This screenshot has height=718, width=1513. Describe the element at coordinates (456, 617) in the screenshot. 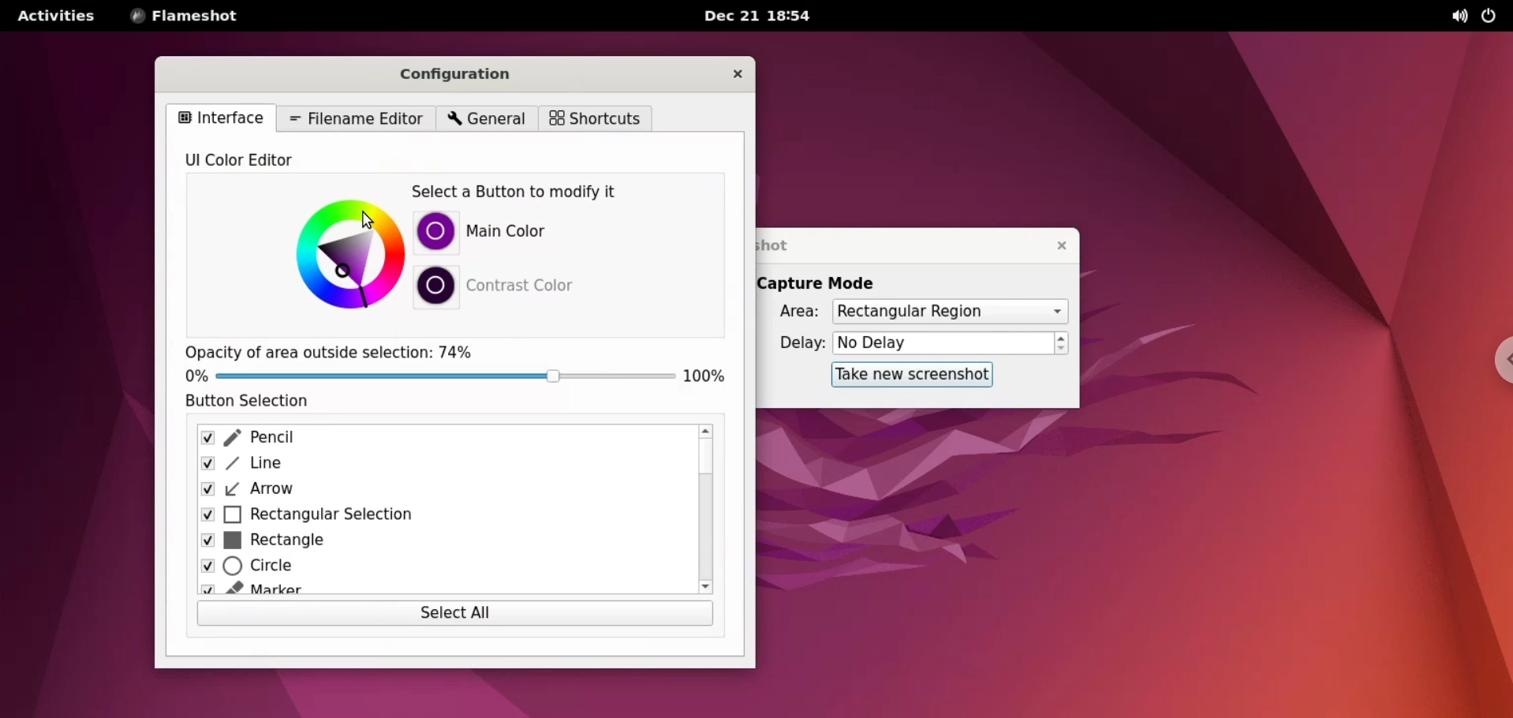

I see `select all` at that location.